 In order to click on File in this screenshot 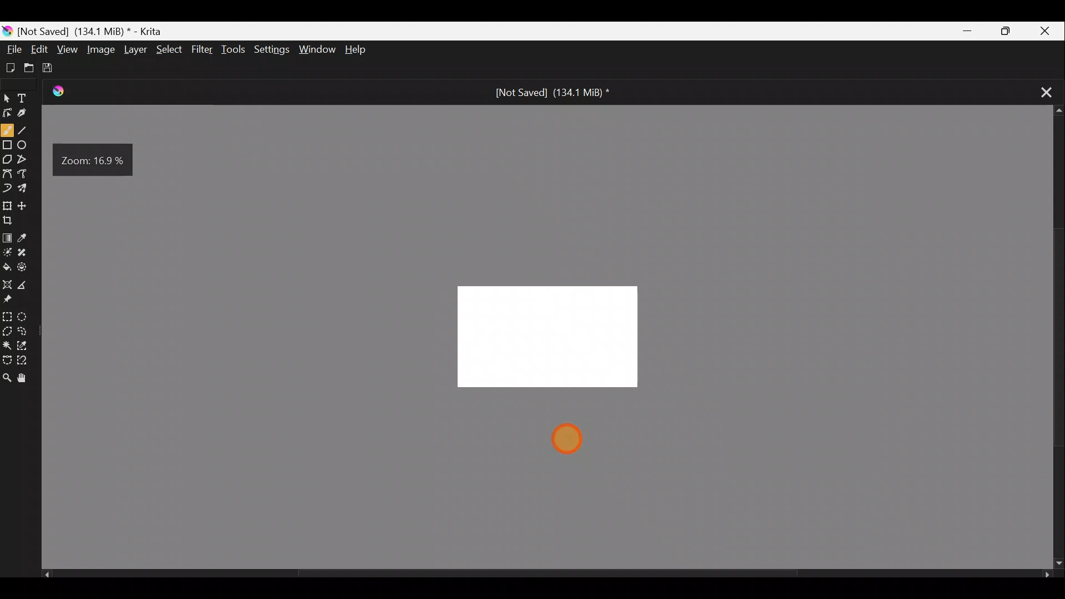, I will do `click(13, 48)`.